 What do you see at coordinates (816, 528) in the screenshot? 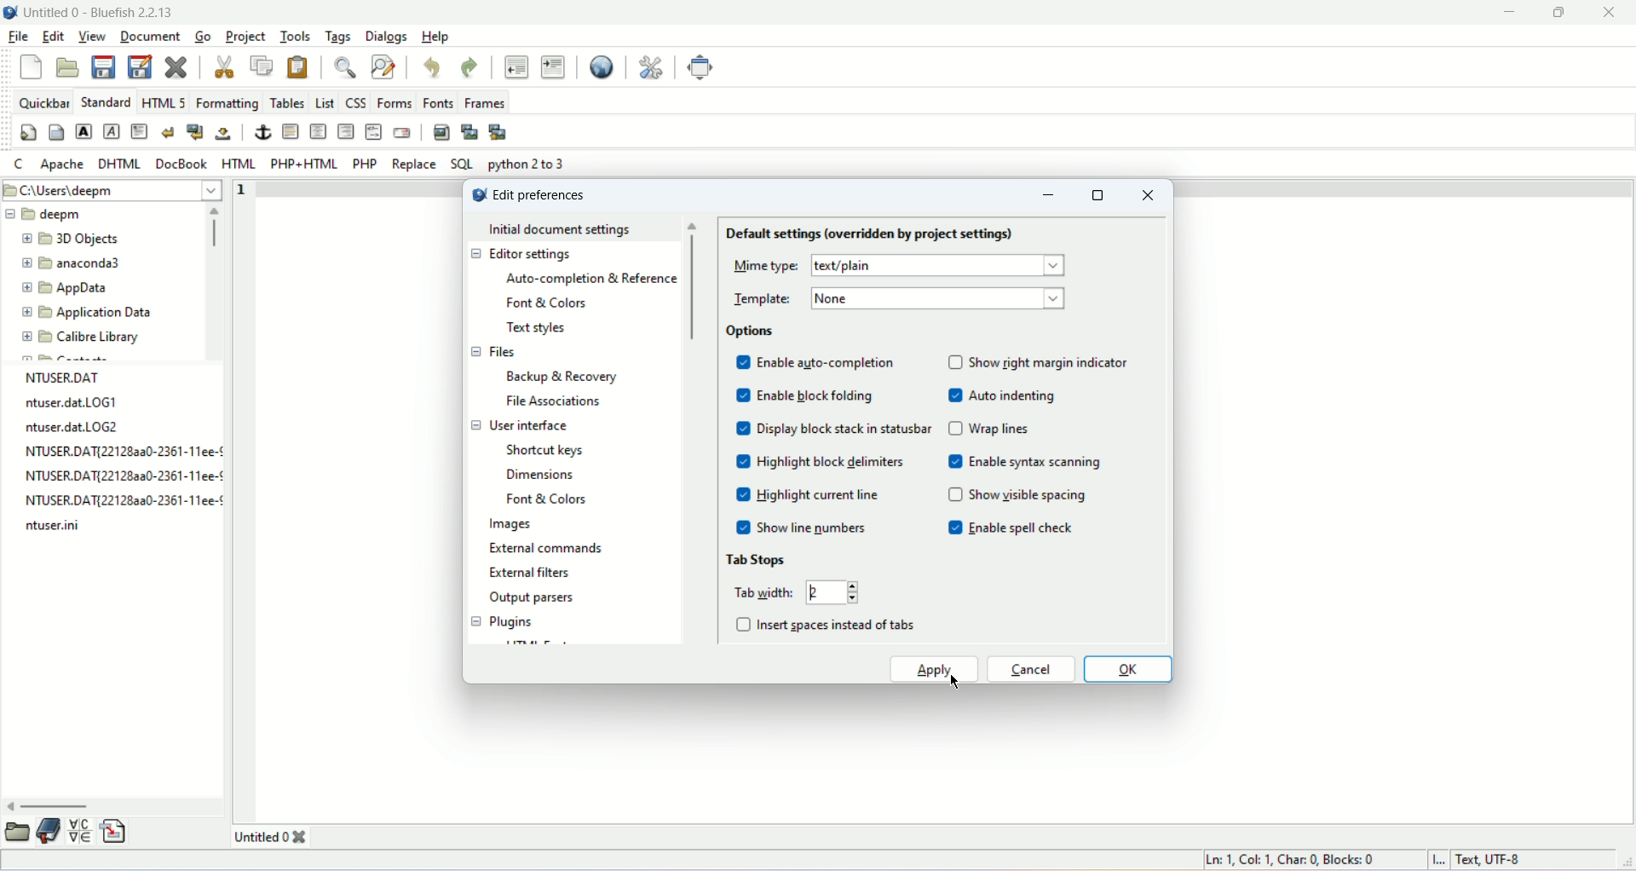
I see `show line numbers` at bounding box center [816, 528].